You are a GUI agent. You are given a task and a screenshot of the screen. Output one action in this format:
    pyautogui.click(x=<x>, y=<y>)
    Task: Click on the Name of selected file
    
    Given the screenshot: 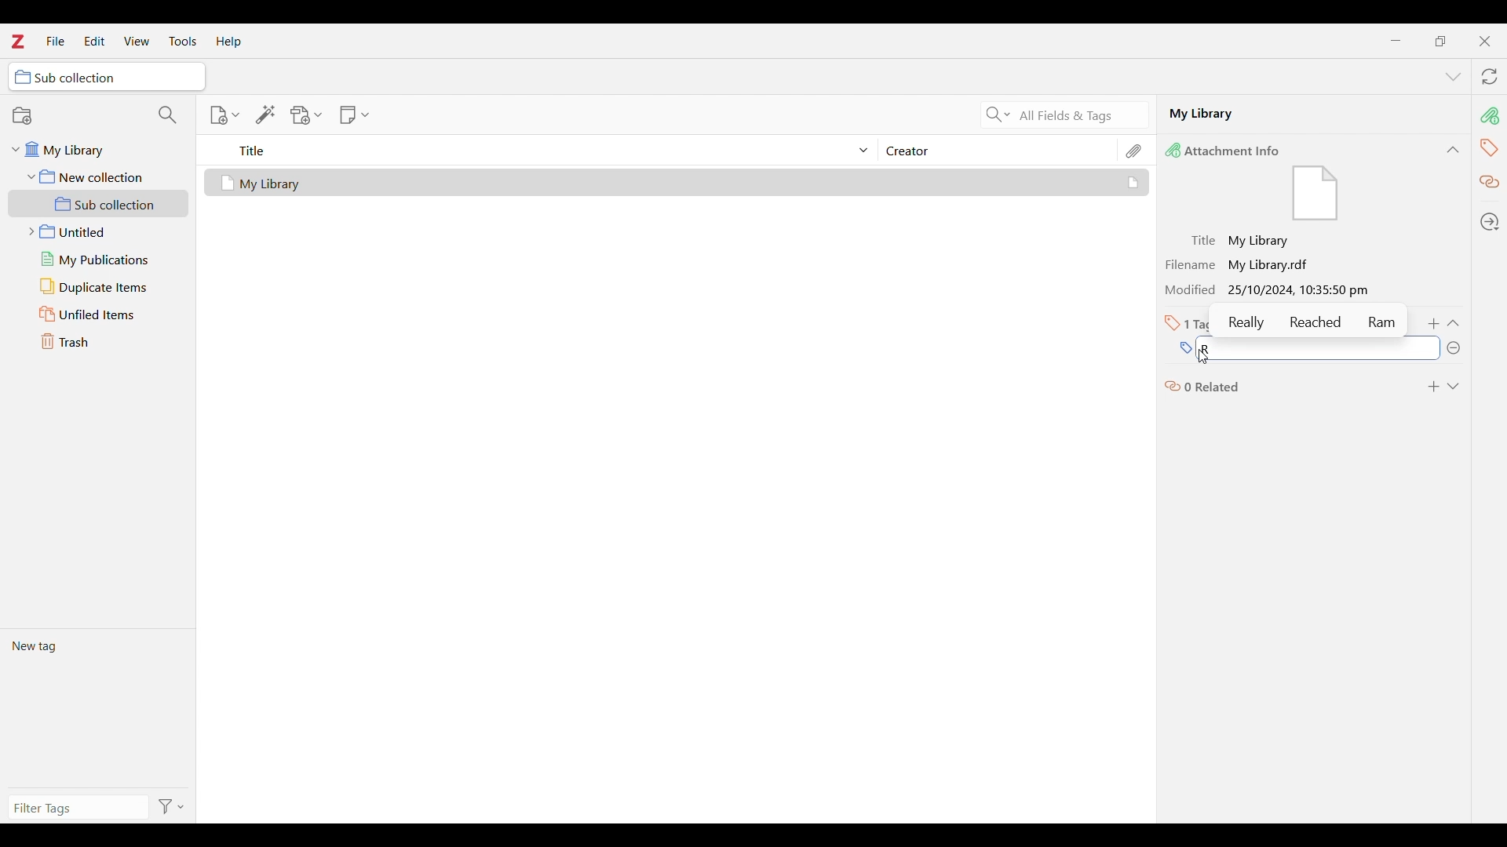 What is the action you would take?
    pyautogui.click(x=1295, y=113)
    